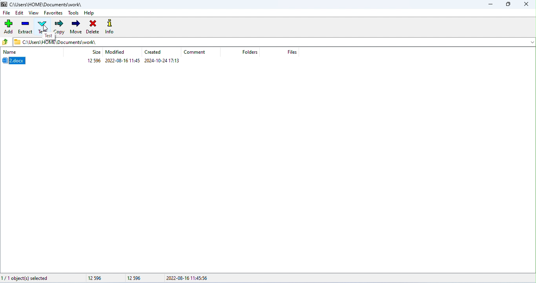  What do you see at coordinates (7, 13) in the screenshot?
I see `file` at bounding box center [7, 13].